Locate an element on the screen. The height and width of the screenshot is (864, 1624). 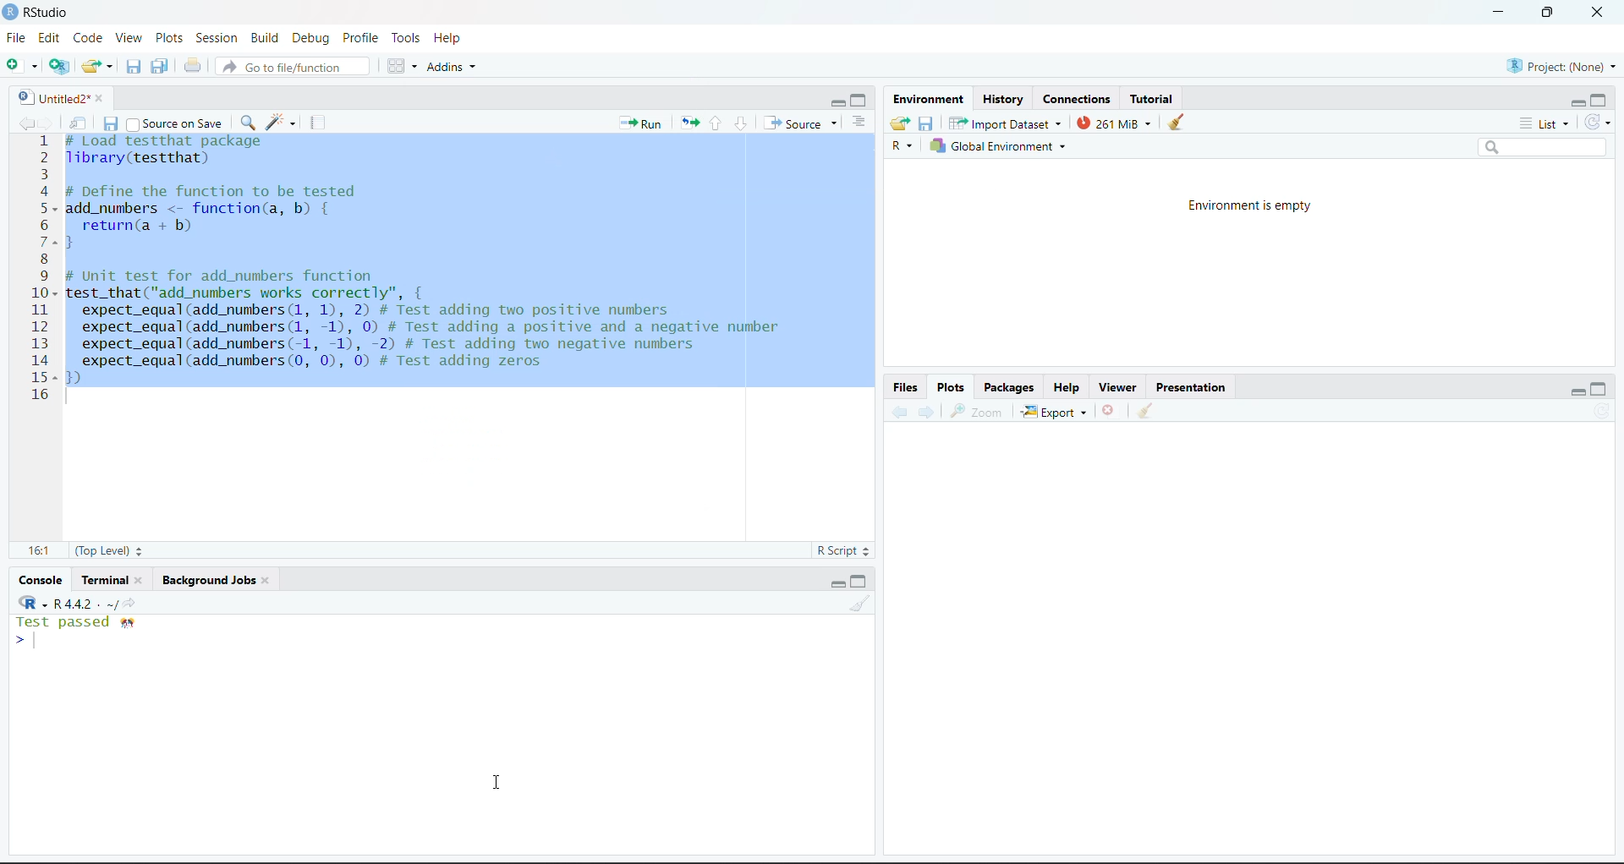
Code is located at coordinates (87, 38).